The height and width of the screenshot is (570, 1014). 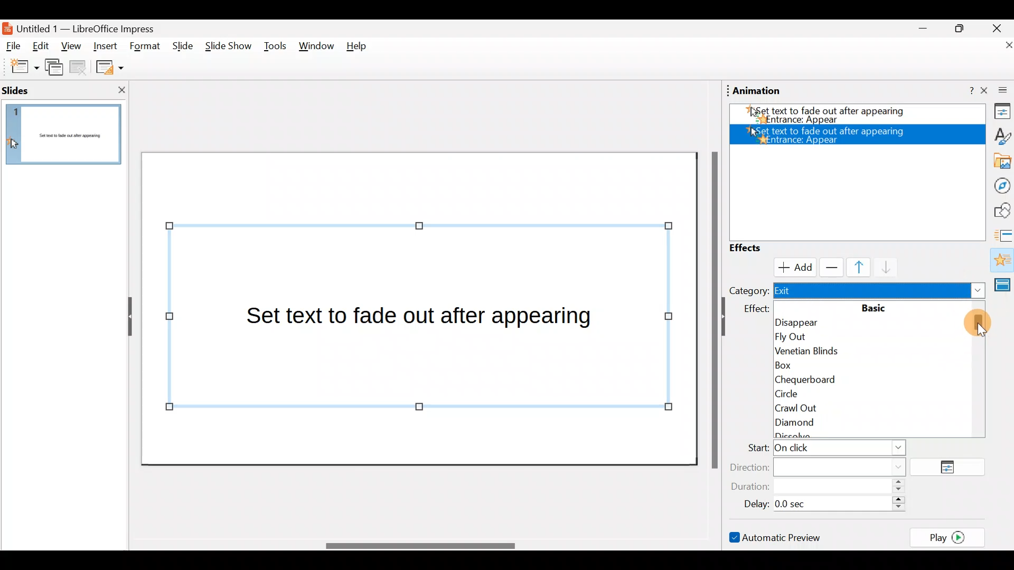 What do you see at coordinates (922, 31) in the screenshot?
I see `Minimise` at bounding box center [922, 31].